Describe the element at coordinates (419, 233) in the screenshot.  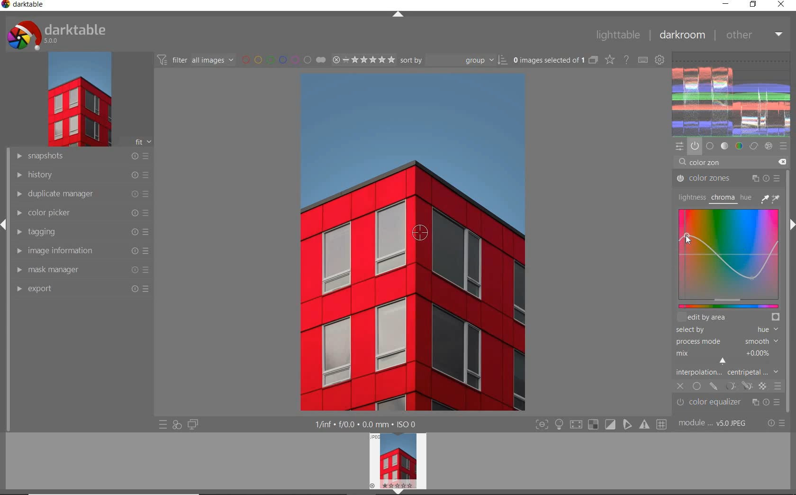
I see `COLOR PICKER TOOL POSITION` at that location.